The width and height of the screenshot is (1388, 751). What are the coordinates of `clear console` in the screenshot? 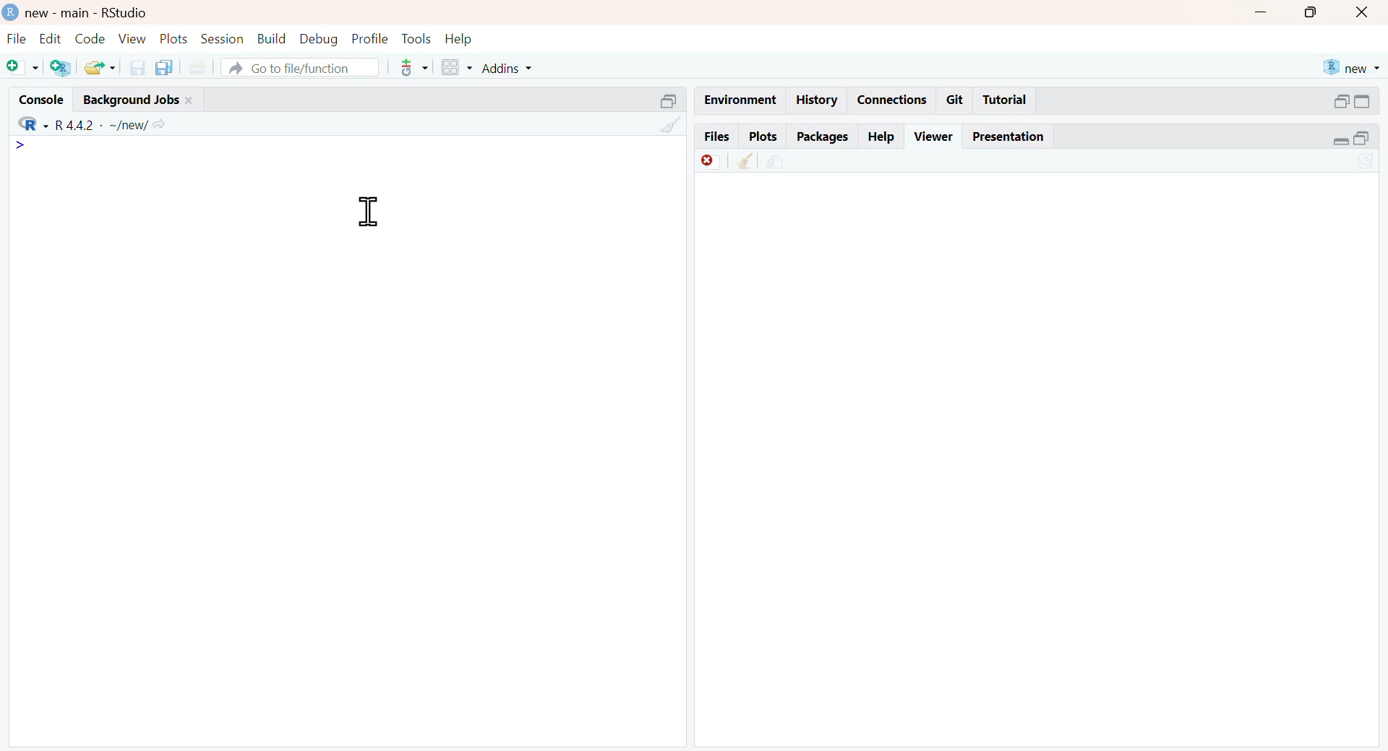 It's located at (662, 126).